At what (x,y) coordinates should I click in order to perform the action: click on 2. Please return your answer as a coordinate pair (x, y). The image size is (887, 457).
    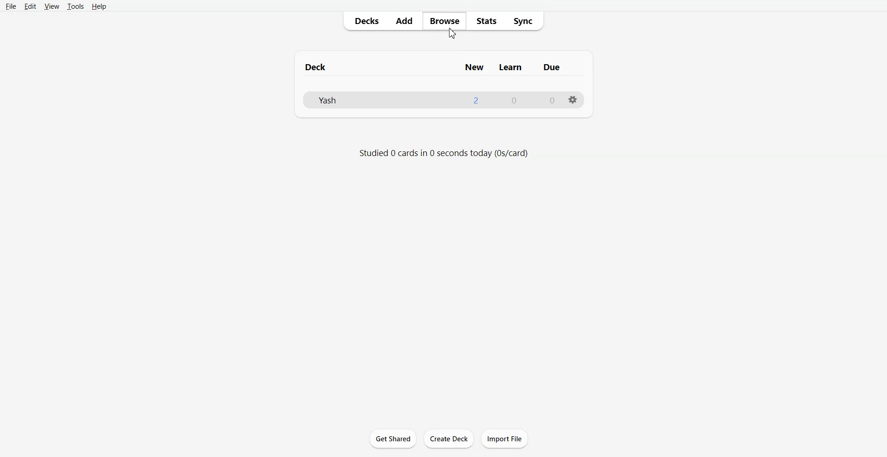
    Looking at the image, I should click on (475, 99).